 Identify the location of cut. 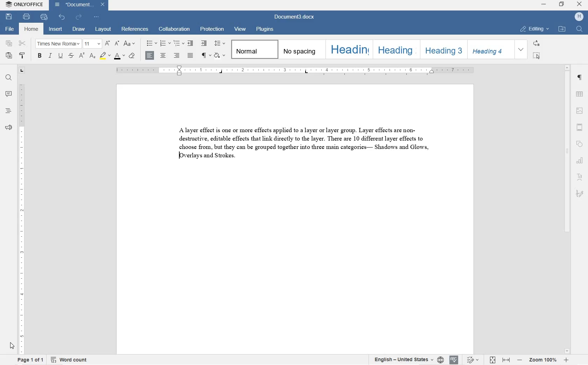
(22, 43).